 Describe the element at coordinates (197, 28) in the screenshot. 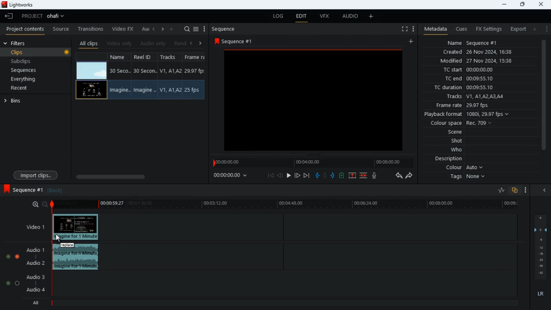

I see `select` at that location.